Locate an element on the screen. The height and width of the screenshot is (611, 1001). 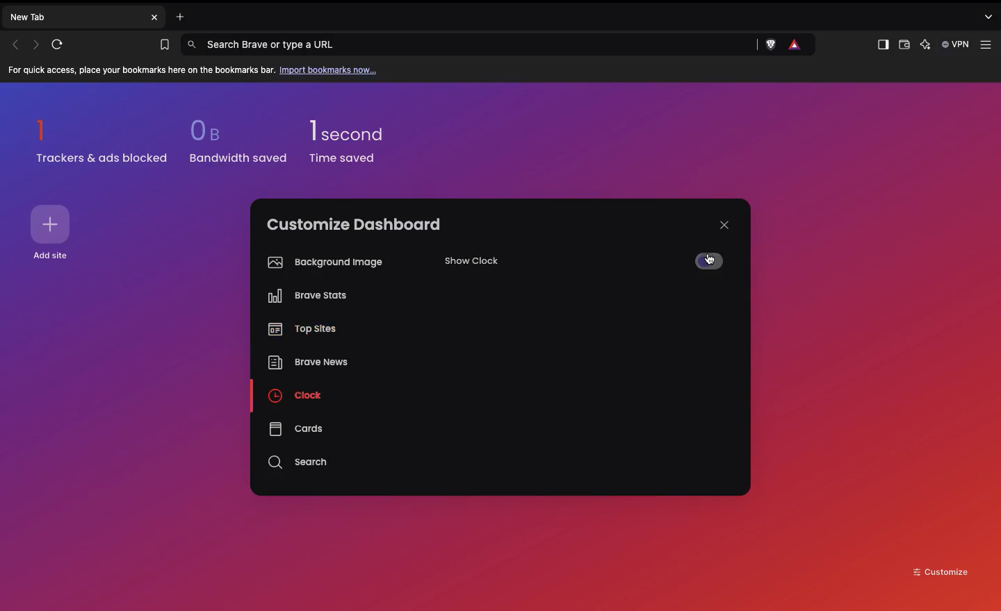
Brave news is located at coordinates (307, 364).